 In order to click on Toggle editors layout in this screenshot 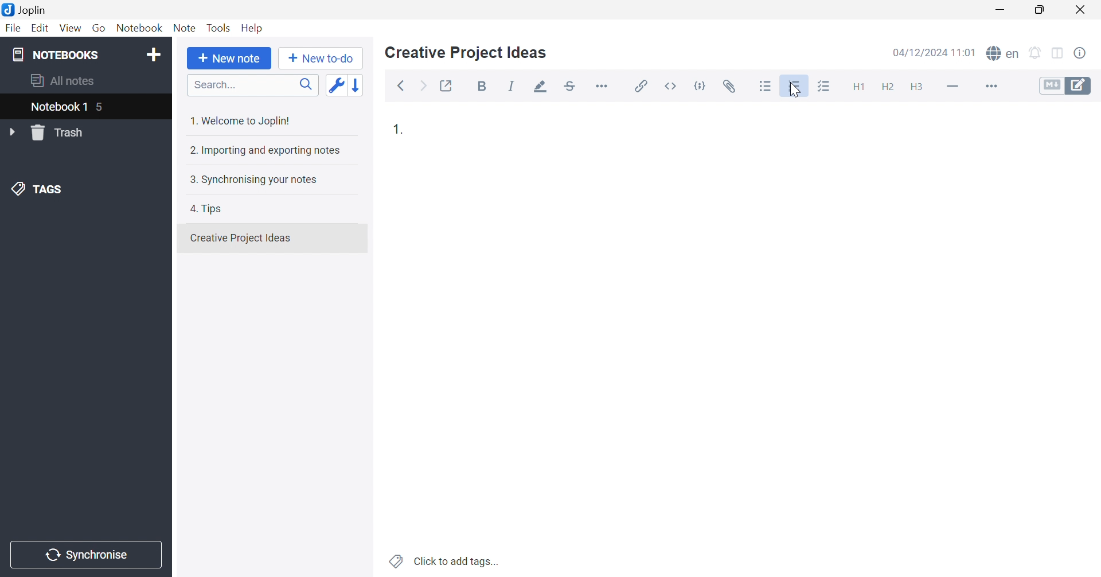, I will do `click(1057, 52)`.